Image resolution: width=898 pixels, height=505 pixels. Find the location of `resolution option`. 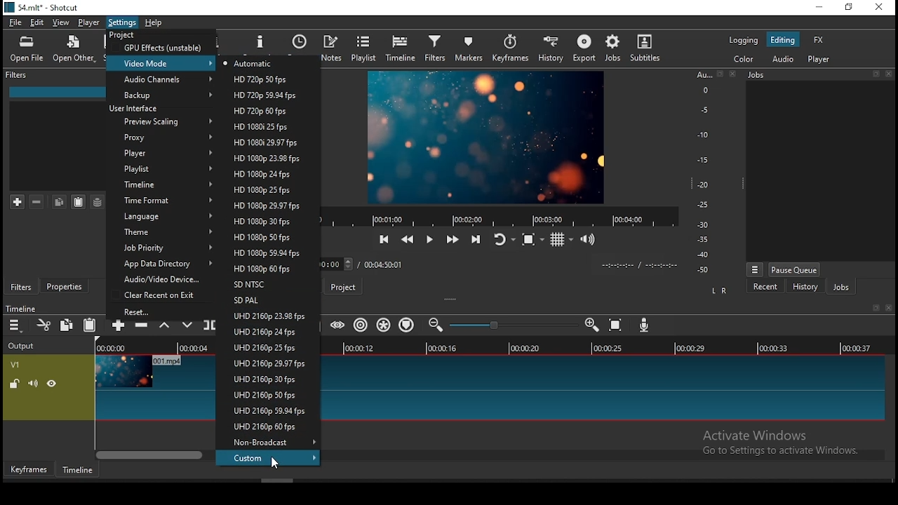

resolution option is located at coordinates (264, 127).